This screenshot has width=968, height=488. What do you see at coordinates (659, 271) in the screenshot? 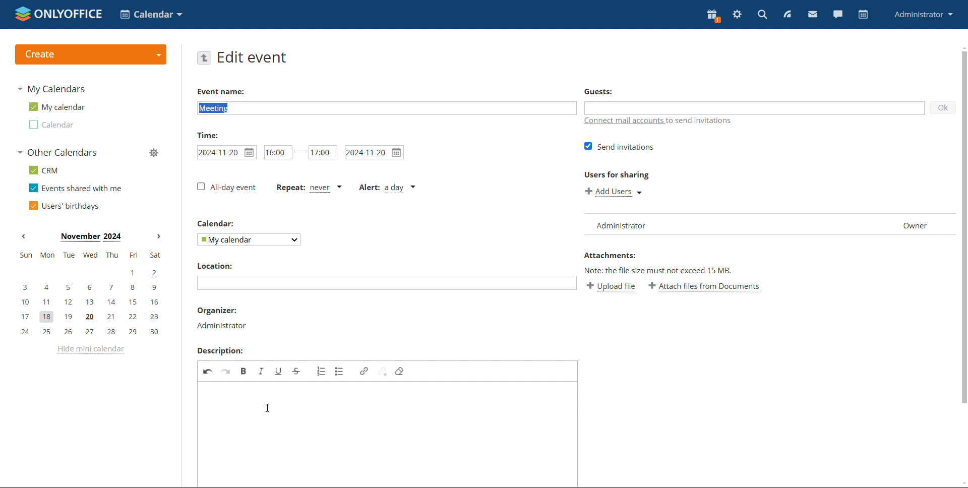
I see `note: the file size must not exceed 15 mb` at bounding box center [659, 271].